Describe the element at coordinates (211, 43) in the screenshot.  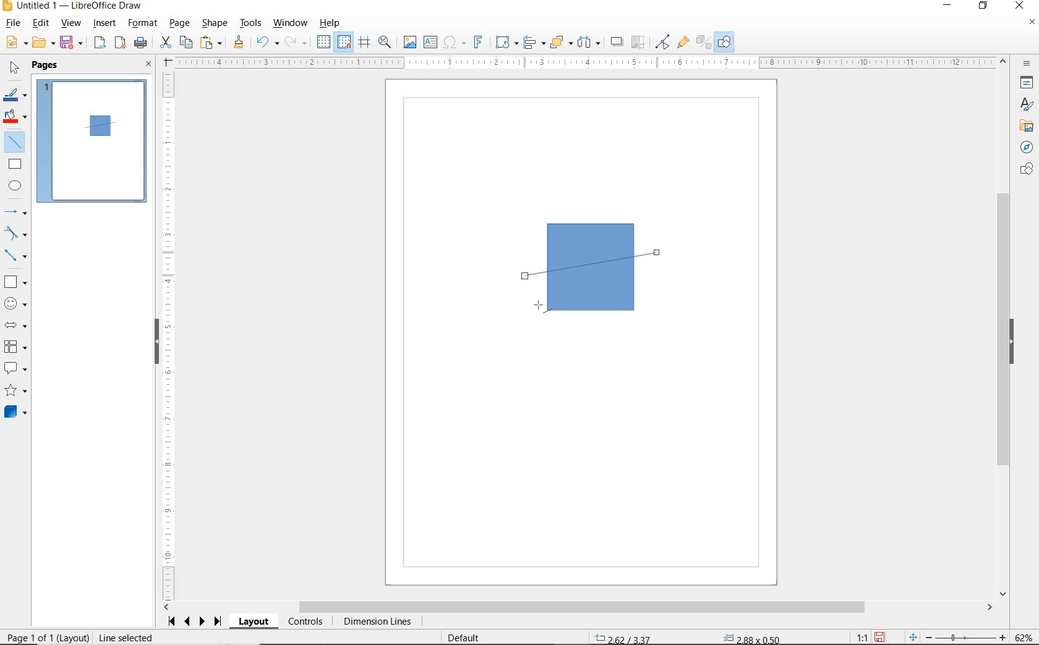
I see `PASTE` at that location.